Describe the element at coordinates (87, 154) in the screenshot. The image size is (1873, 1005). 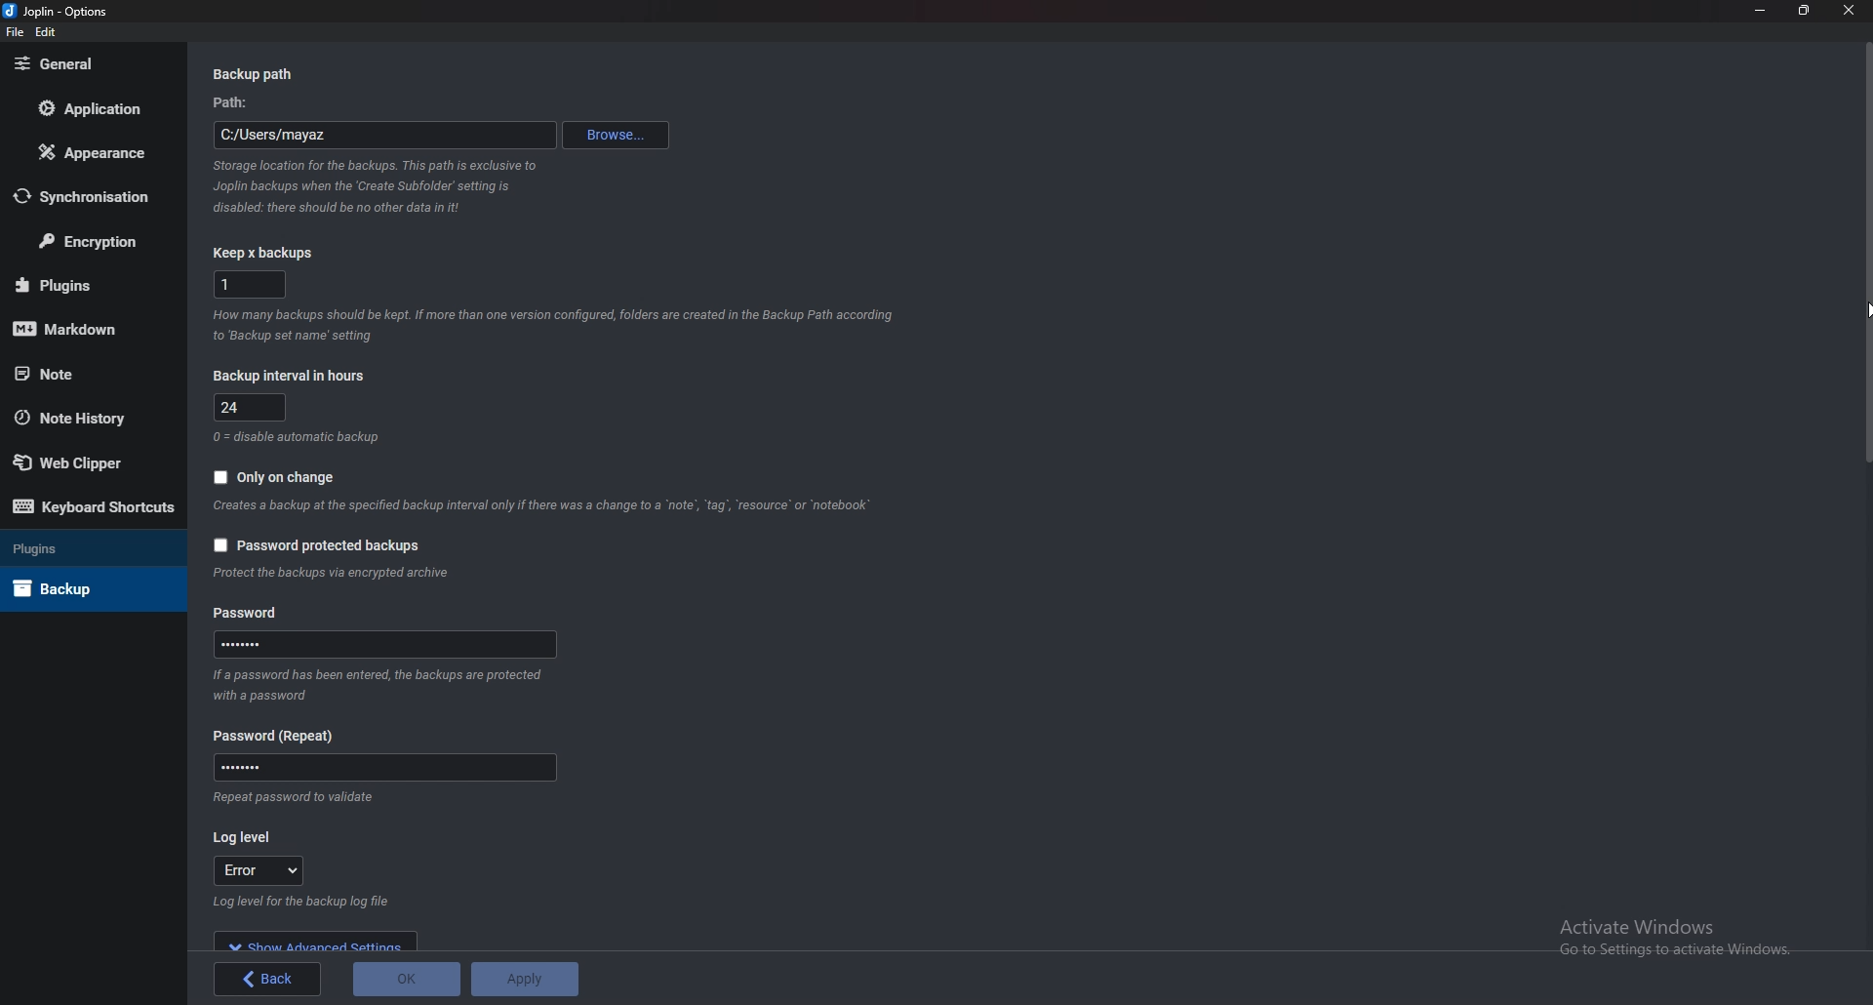
I see `Appearance` at that location.